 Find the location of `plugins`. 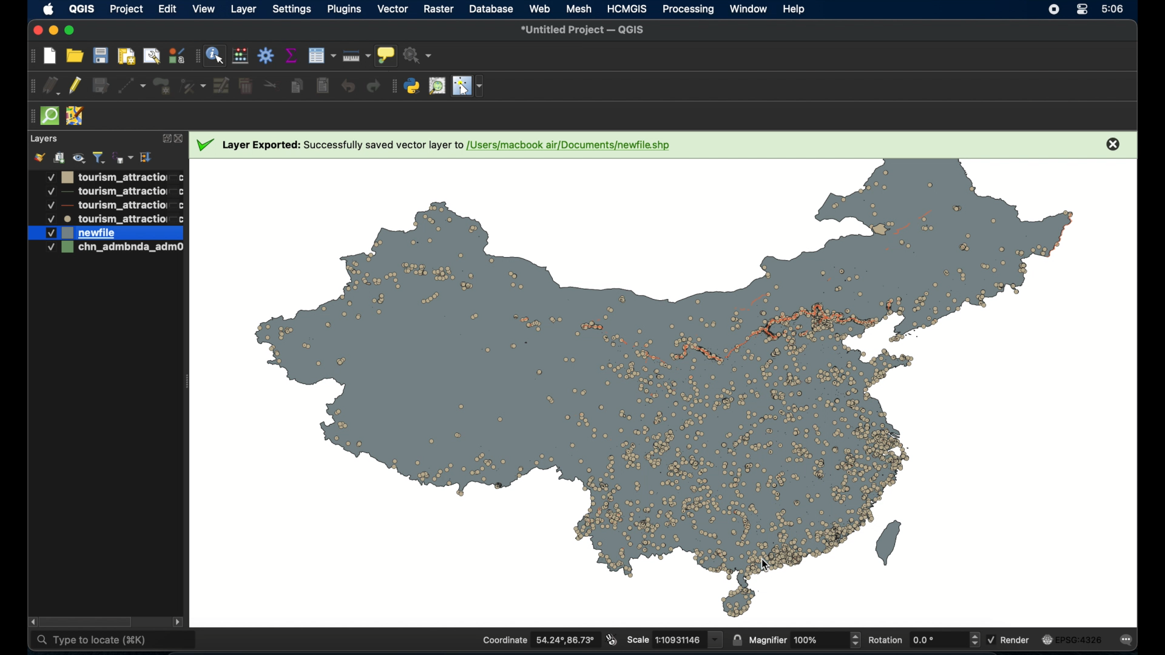

plugins is located at coordinates (346, 10).